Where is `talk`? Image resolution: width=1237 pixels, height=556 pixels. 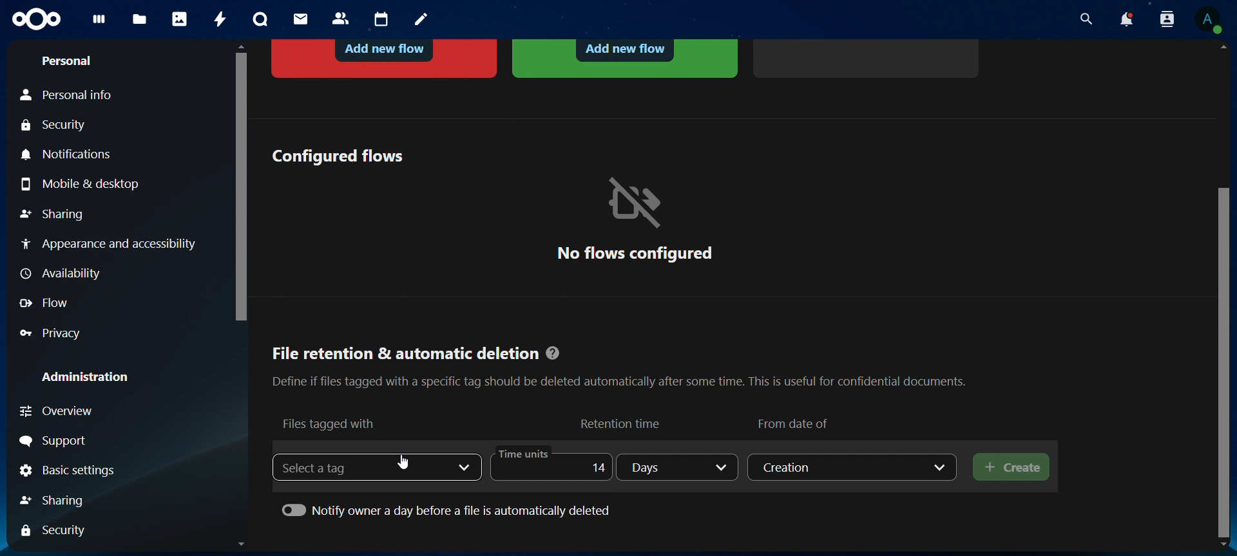 talk is located at coordinates (260, 19).